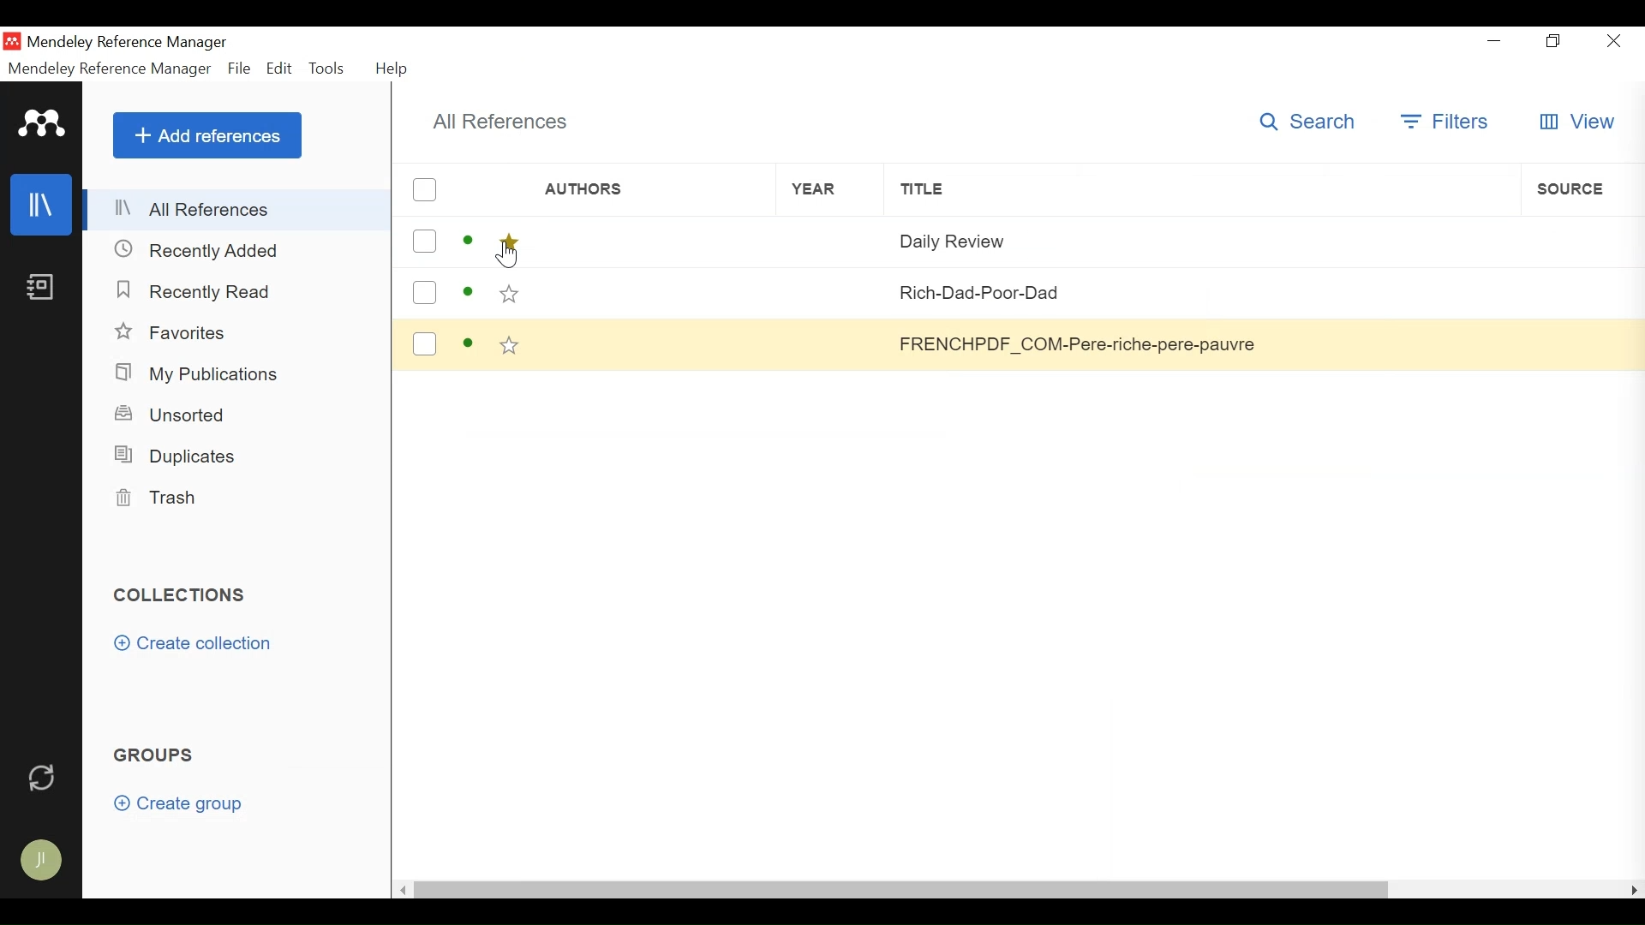 Image resolution: width=1645 pixels, height=925 pixels. Describe the element at coordinates (1449, 122) in the screenshot. I see `Filter` at that location.